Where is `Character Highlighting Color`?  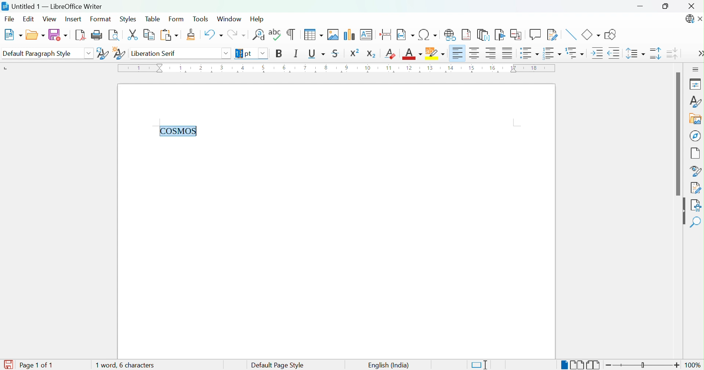 Character Highlighting Color is located at coordinates (434, 53).